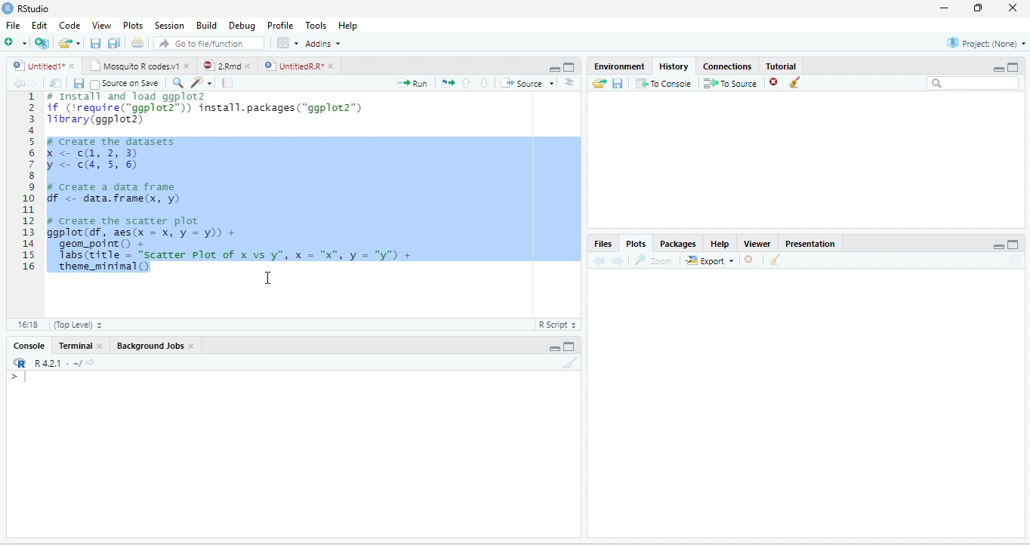  What do you see at coordinates (484, 83) in the screenshot?
I see `Go to next section/chunk` at bounding box center [484, 83].